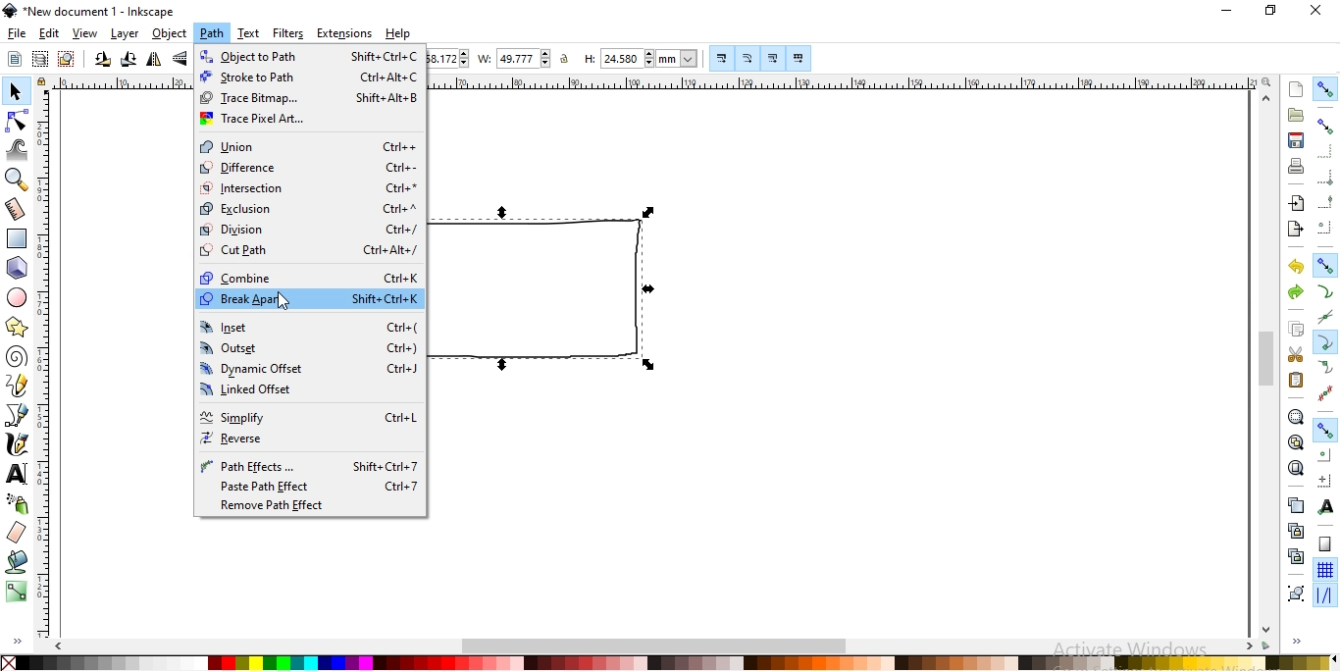  I want to click on Cursor, so click(287, 303).